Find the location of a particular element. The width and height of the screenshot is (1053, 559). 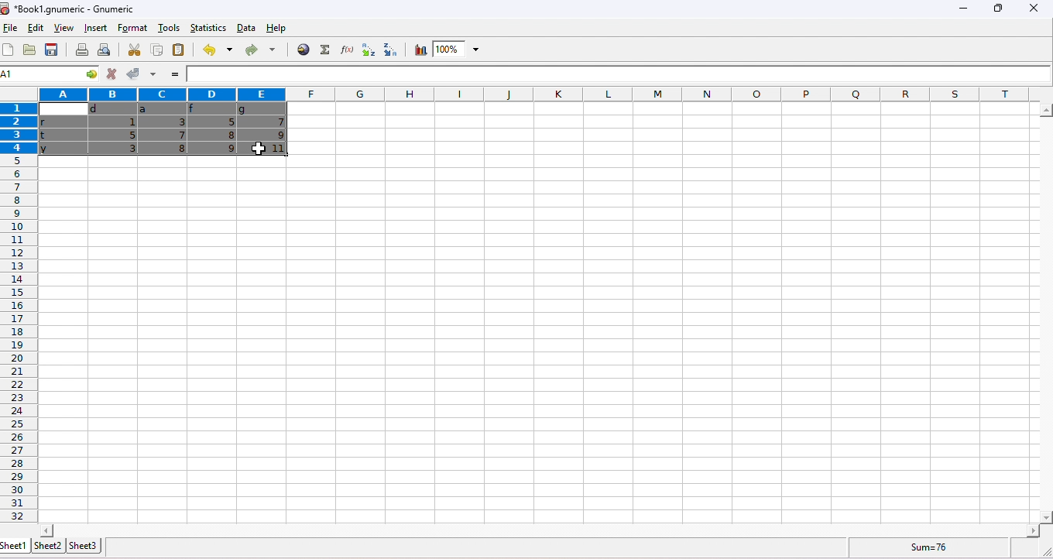

accept changes is located at coordinates (130, 73).